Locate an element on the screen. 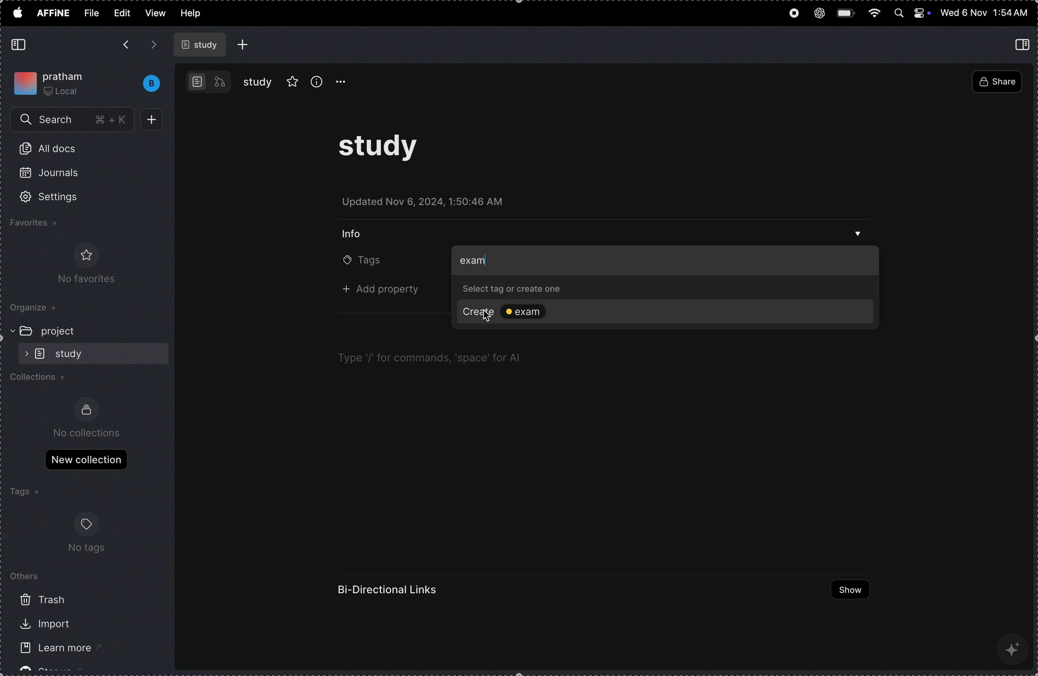 The width and height of the screenshot is (1038, 676). No favorites is located at coordinates (82, 280).